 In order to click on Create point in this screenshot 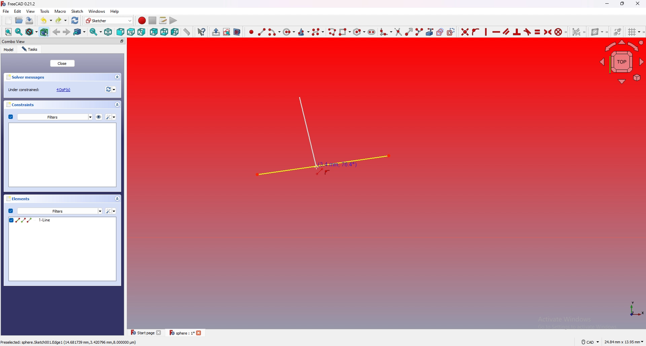, I will do `click(250, 32)`.